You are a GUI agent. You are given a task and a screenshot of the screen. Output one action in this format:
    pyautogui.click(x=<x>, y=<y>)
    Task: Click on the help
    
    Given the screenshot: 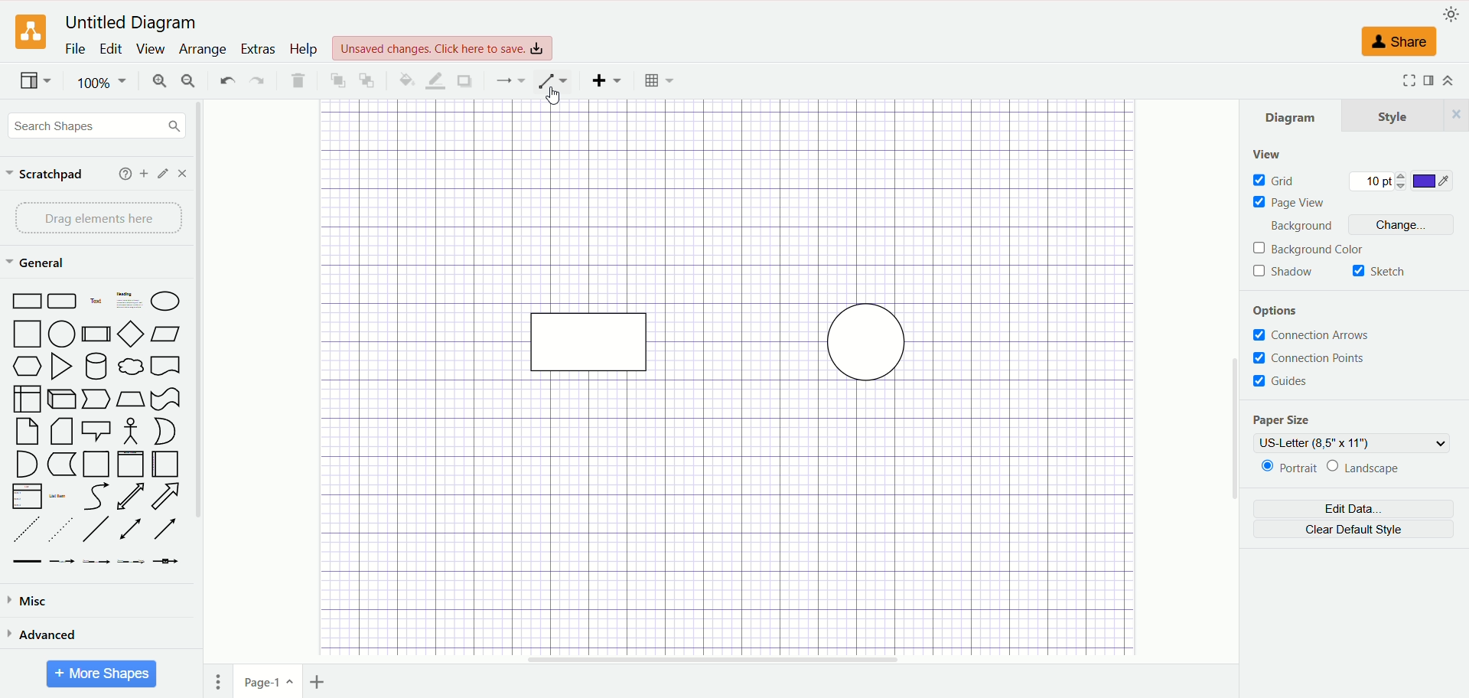 What is the action you would take?
    pyautogui.click(x=304, y=50)
    